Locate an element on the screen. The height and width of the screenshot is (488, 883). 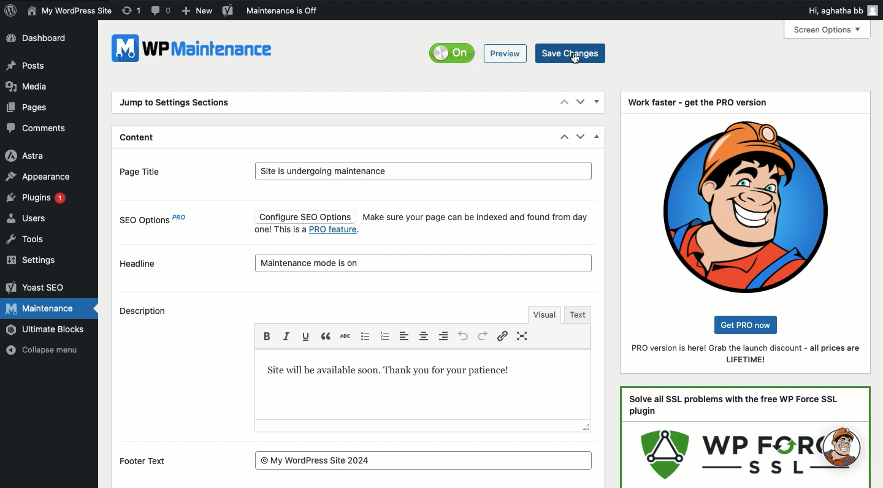
Site is undergoing maintenance is located at coordinates (423, 172).